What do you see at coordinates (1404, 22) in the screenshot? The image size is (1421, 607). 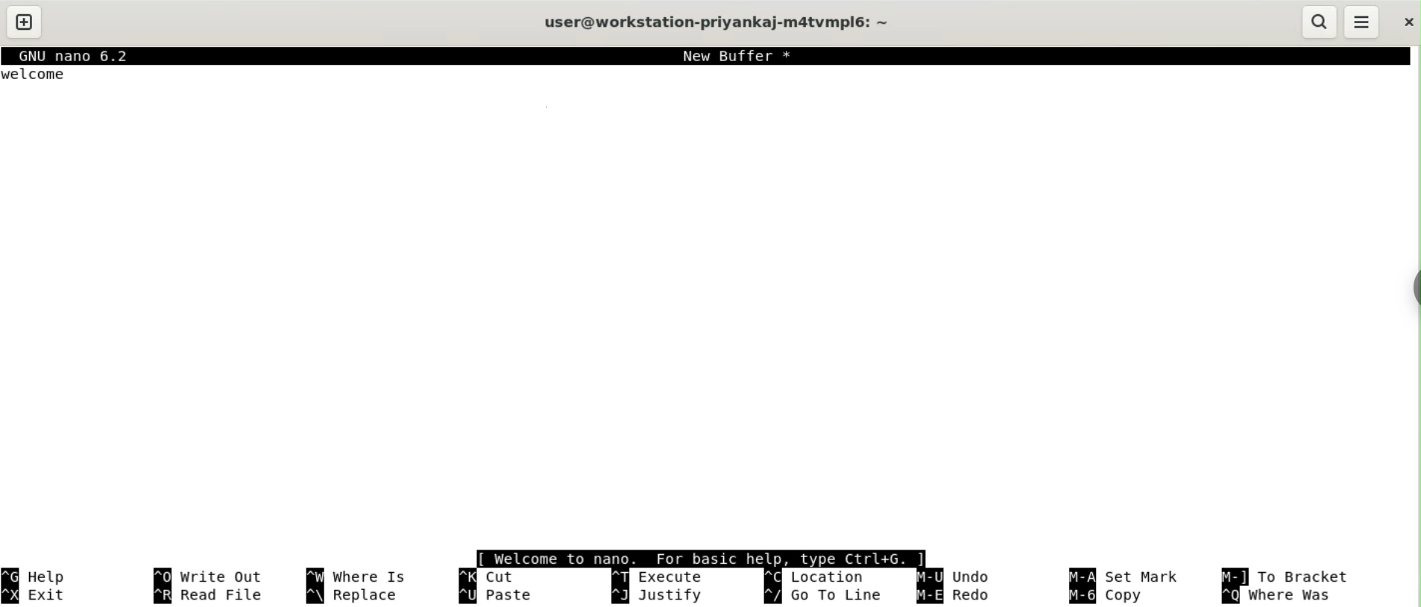 I see `close` at bounding box center [1404, 22].